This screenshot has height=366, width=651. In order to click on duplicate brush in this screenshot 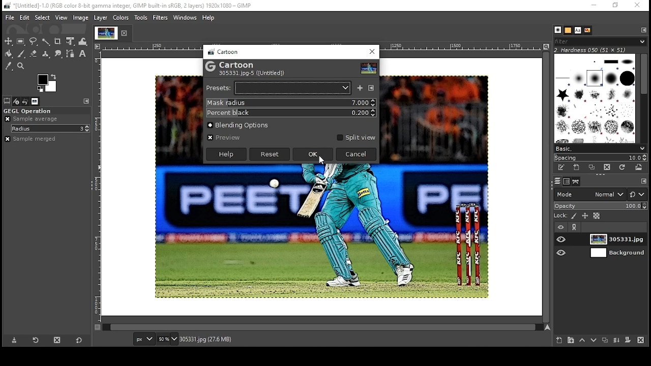, I will do `click(592, 168)`.